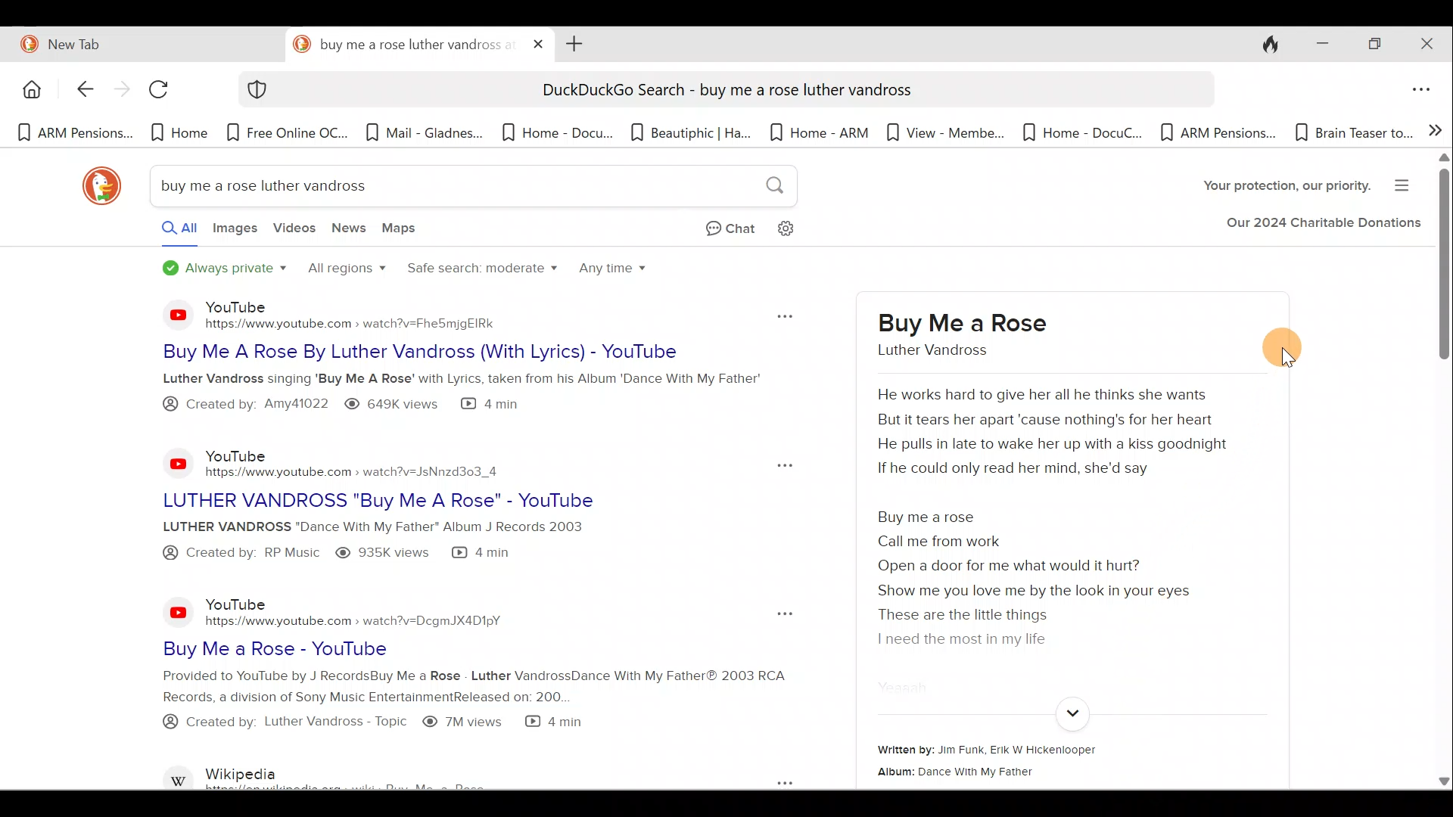  What do you see at coordinates (780, 614) in the screenshot?
I see `Pop out` at bounding box center [780, 614].